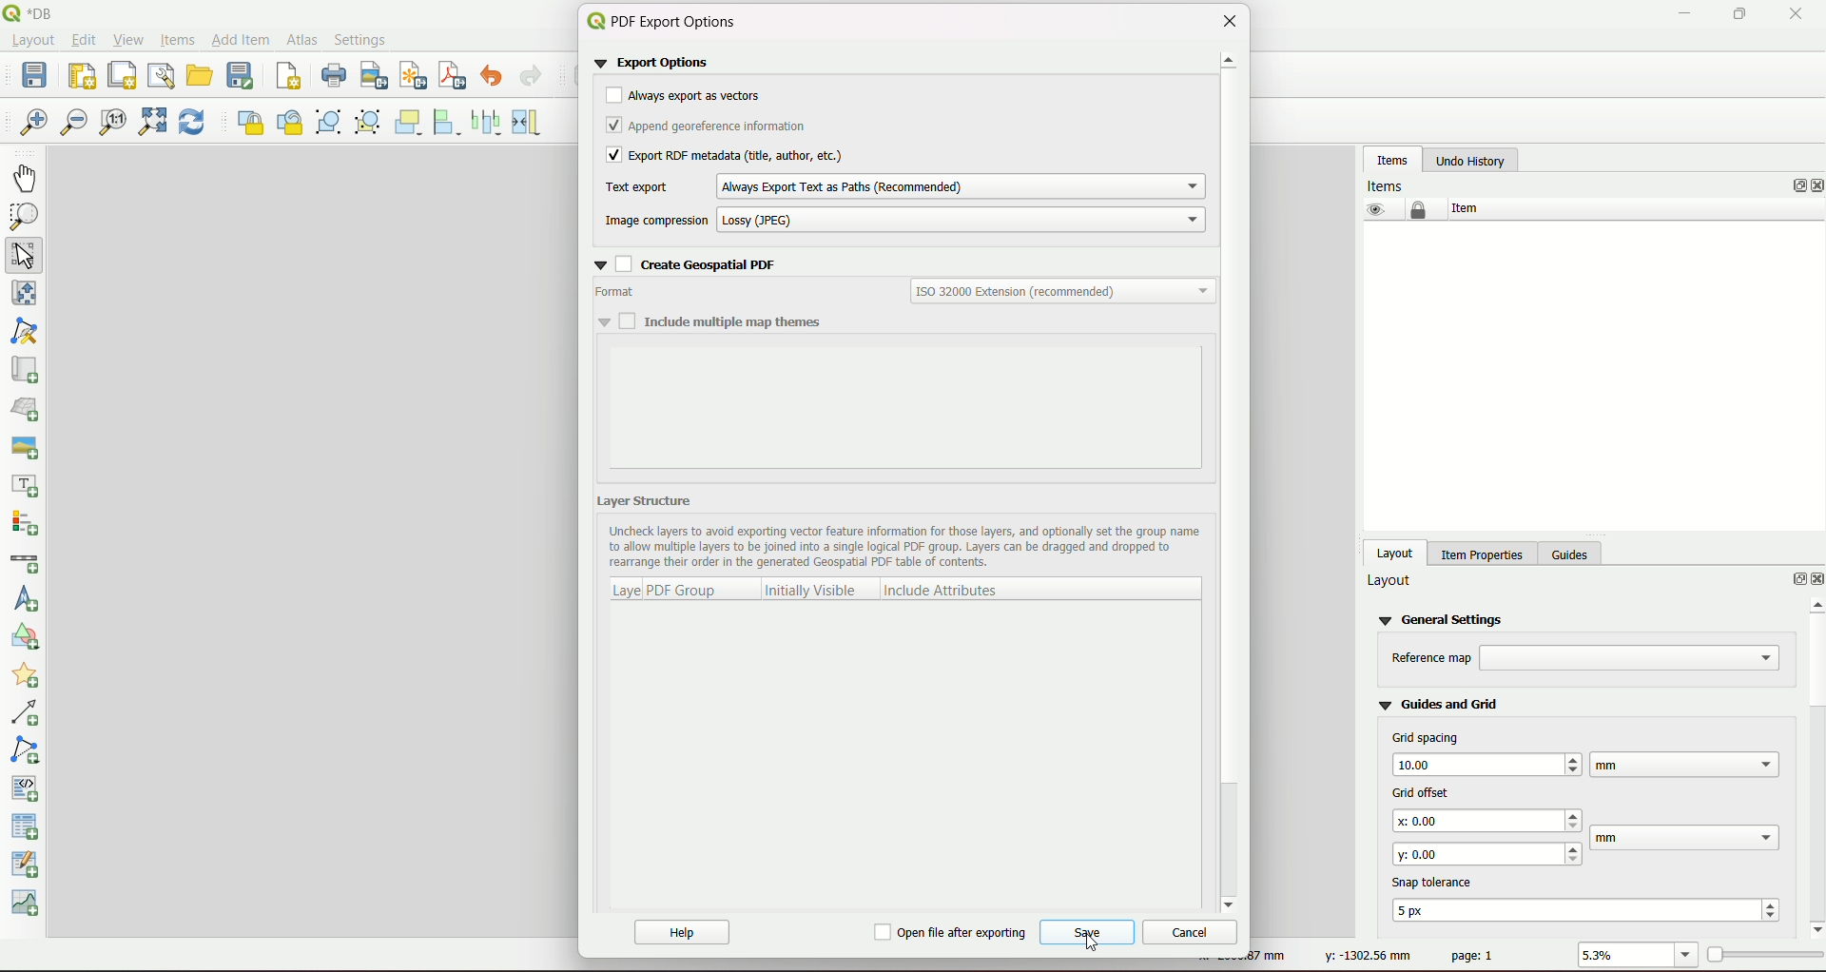  I want to click on distributes left edges, so click(489, 121).